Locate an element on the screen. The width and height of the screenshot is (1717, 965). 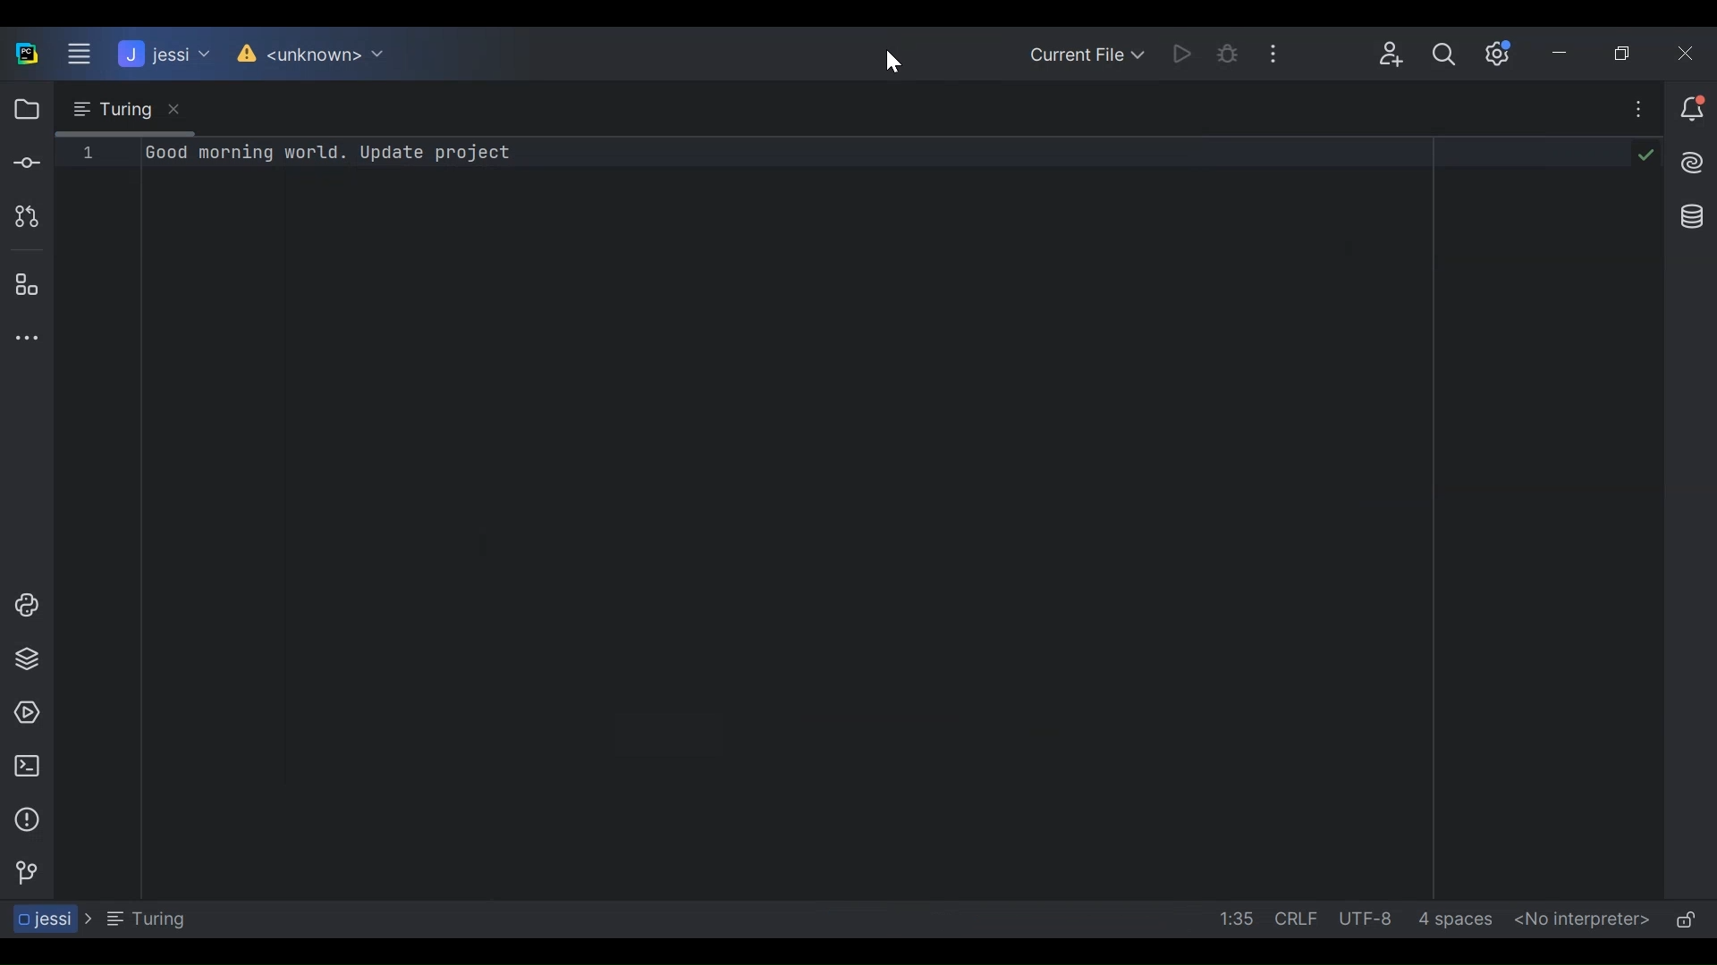
4 spaces is located at coordinates (1458, 921).